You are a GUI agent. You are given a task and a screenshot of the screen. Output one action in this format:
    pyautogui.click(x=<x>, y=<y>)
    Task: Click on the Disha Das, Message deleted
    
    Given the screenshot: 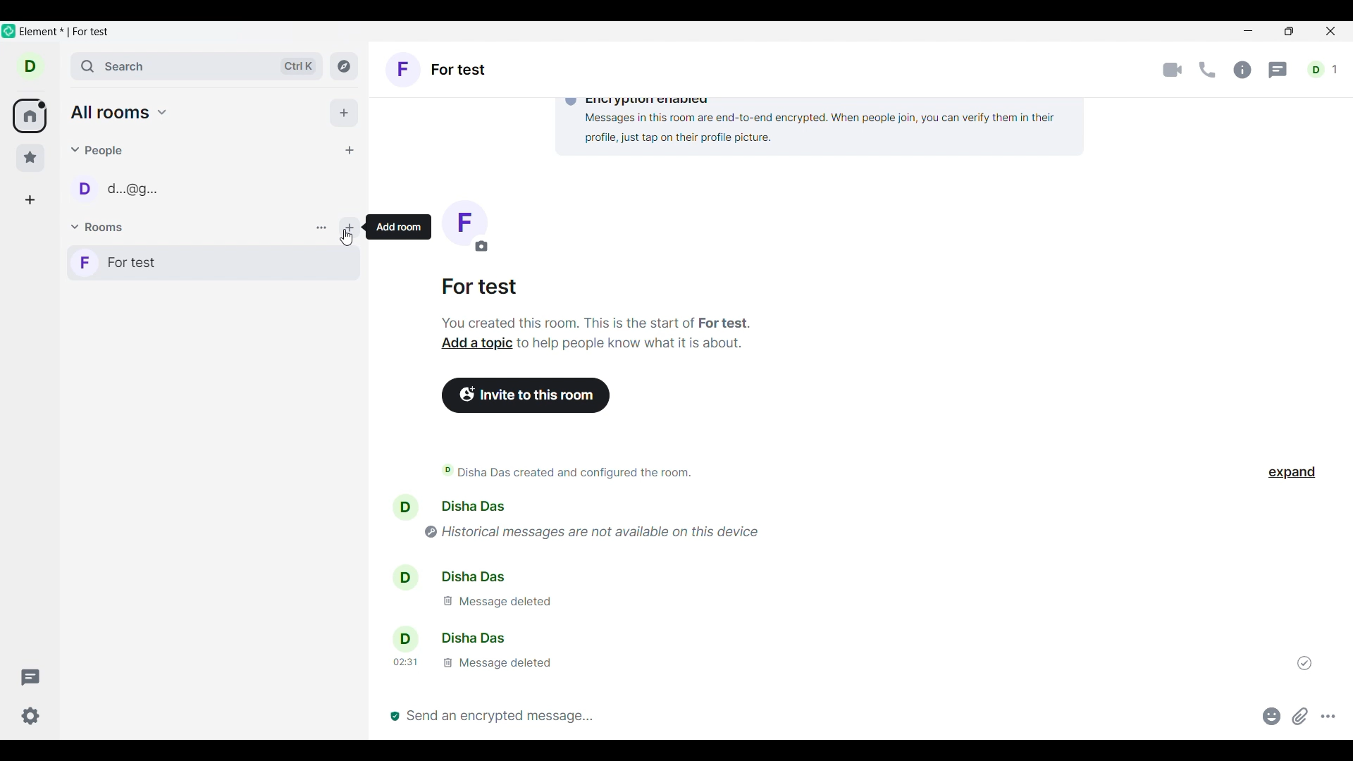 What is the action you would take?
    pyautogui.click(x=510, y=650)
    